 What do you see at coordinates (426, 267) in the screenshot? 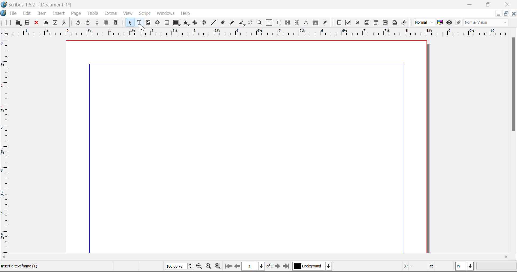
I see `Cursor Coordinates` at bounding box center [426, 267].